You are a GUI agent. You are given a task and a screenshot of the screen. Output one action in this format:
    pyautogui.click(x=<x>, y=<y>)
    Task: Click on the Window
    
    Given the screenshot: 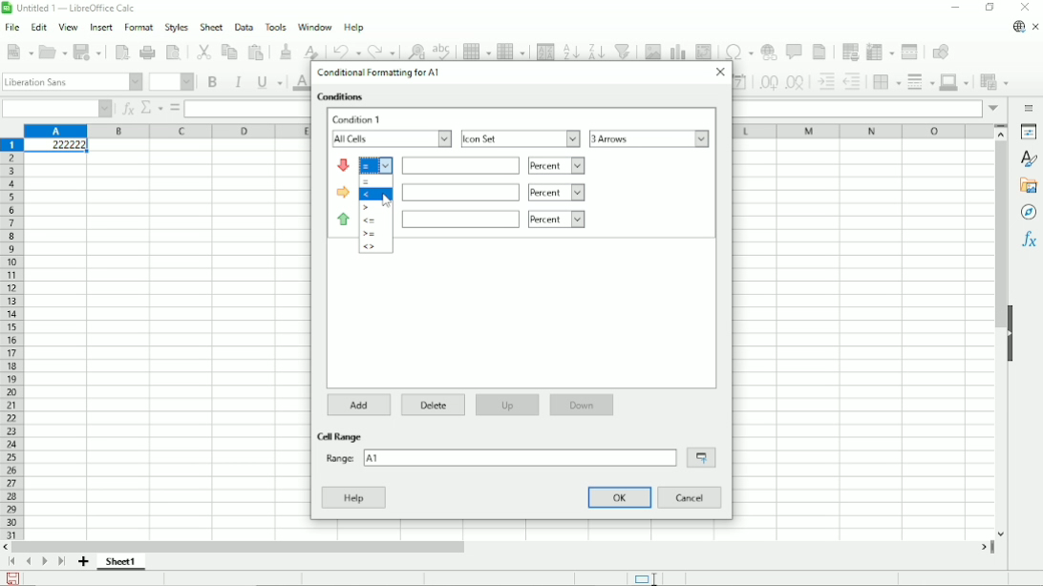 What is the action you would take?
    pyautogui.click(x=314, y=27)
    